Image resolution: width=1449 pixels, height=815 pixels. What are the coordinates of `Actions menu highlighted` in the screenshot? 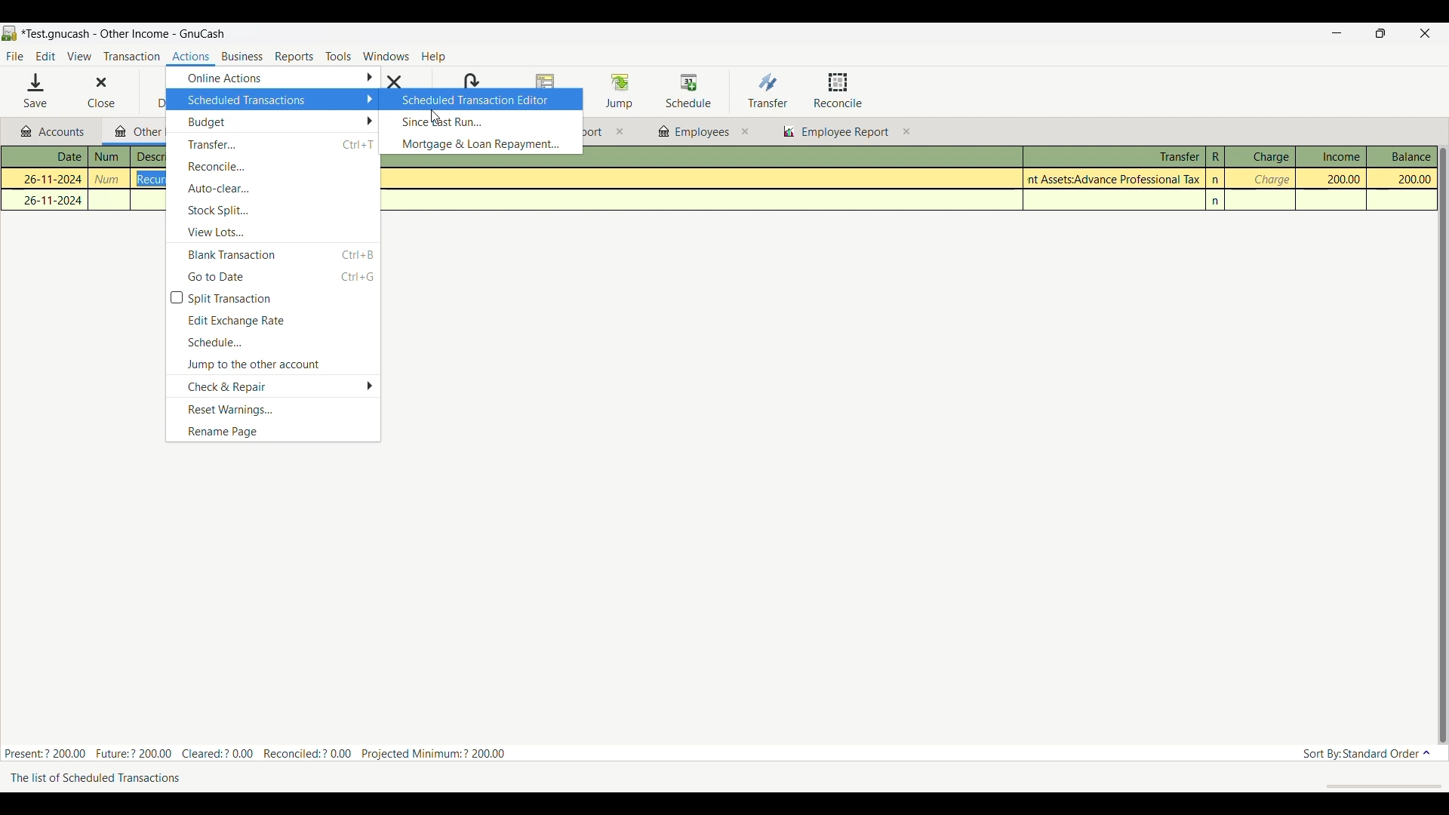 It's located at (191, 58).